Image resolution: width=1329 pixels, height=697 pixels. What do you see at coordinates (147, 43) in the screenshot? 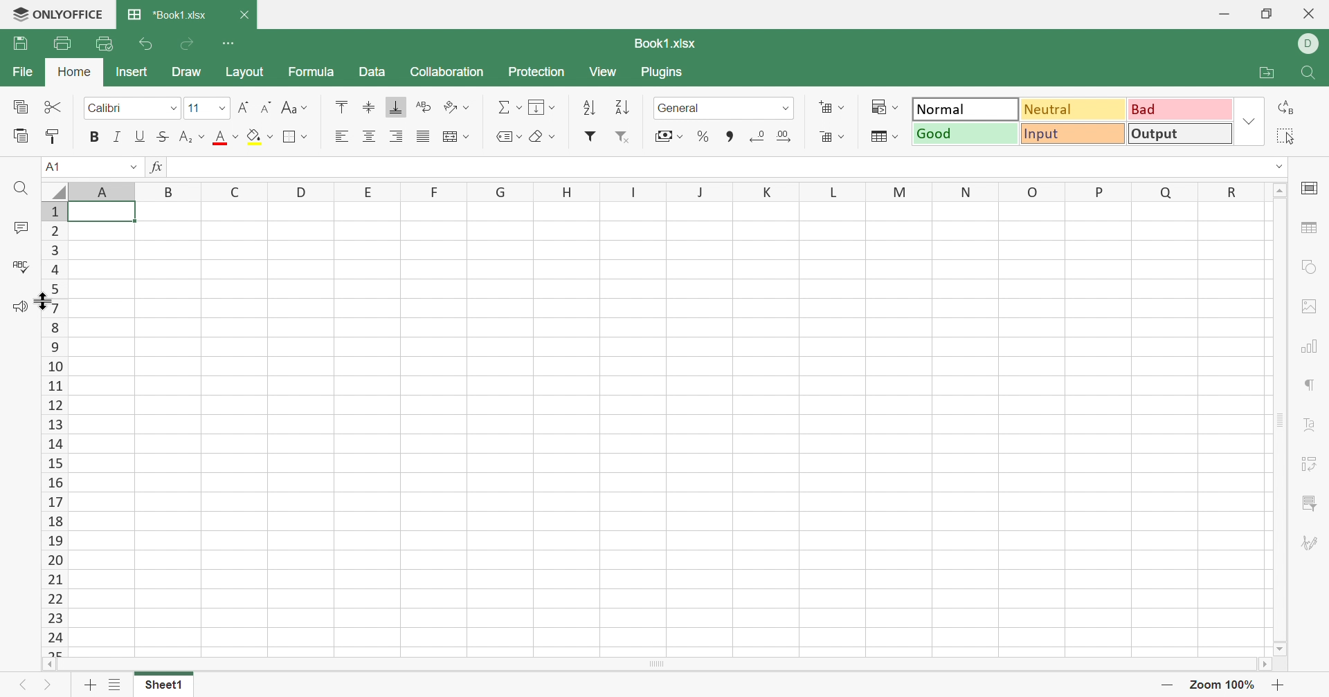
I see `Undo` at bounding box center [147, 43].